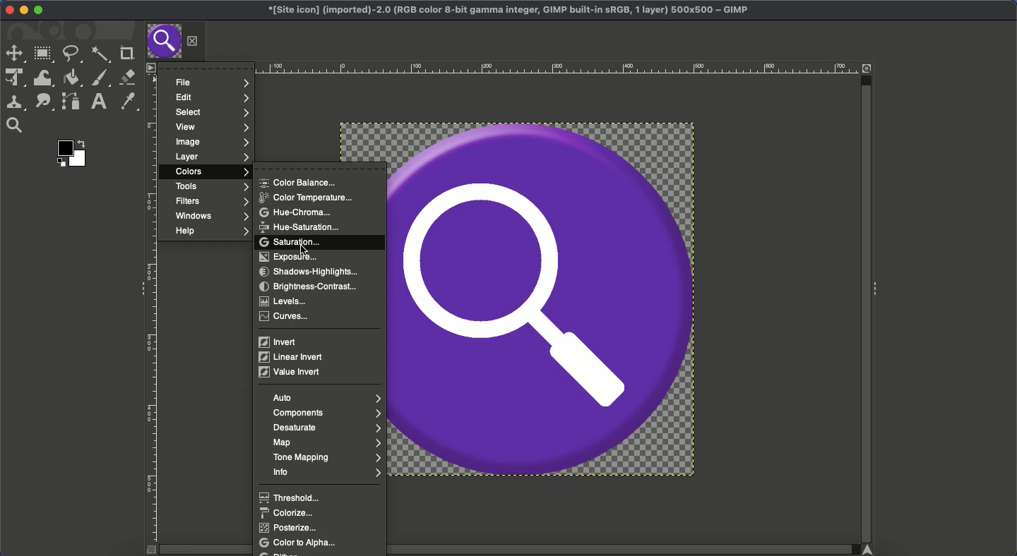 The image size is (1017, 556). Describe the element at coordinates (299, 226) in the screenshot. I see `Hue saturation` at that location.